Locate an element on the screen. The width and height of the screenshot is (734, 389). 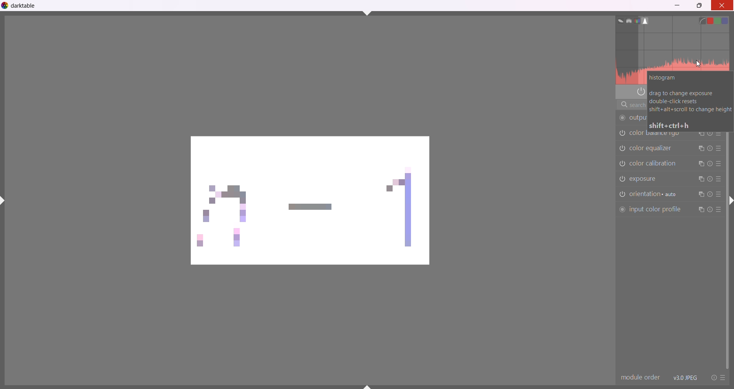
rgb is located at coordinates (637, 21).